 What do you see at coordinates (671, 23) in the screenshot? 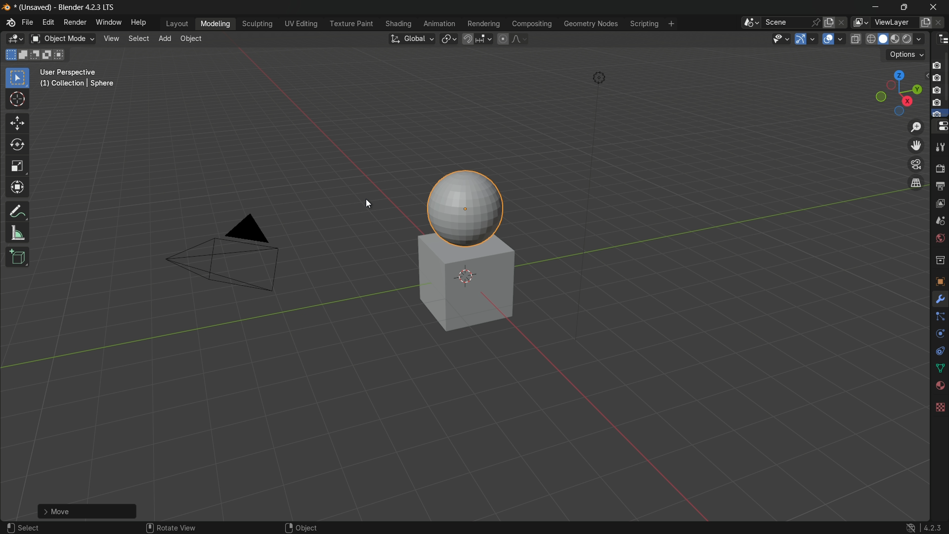
I see `add workplace` at bounding box center [671, 23].